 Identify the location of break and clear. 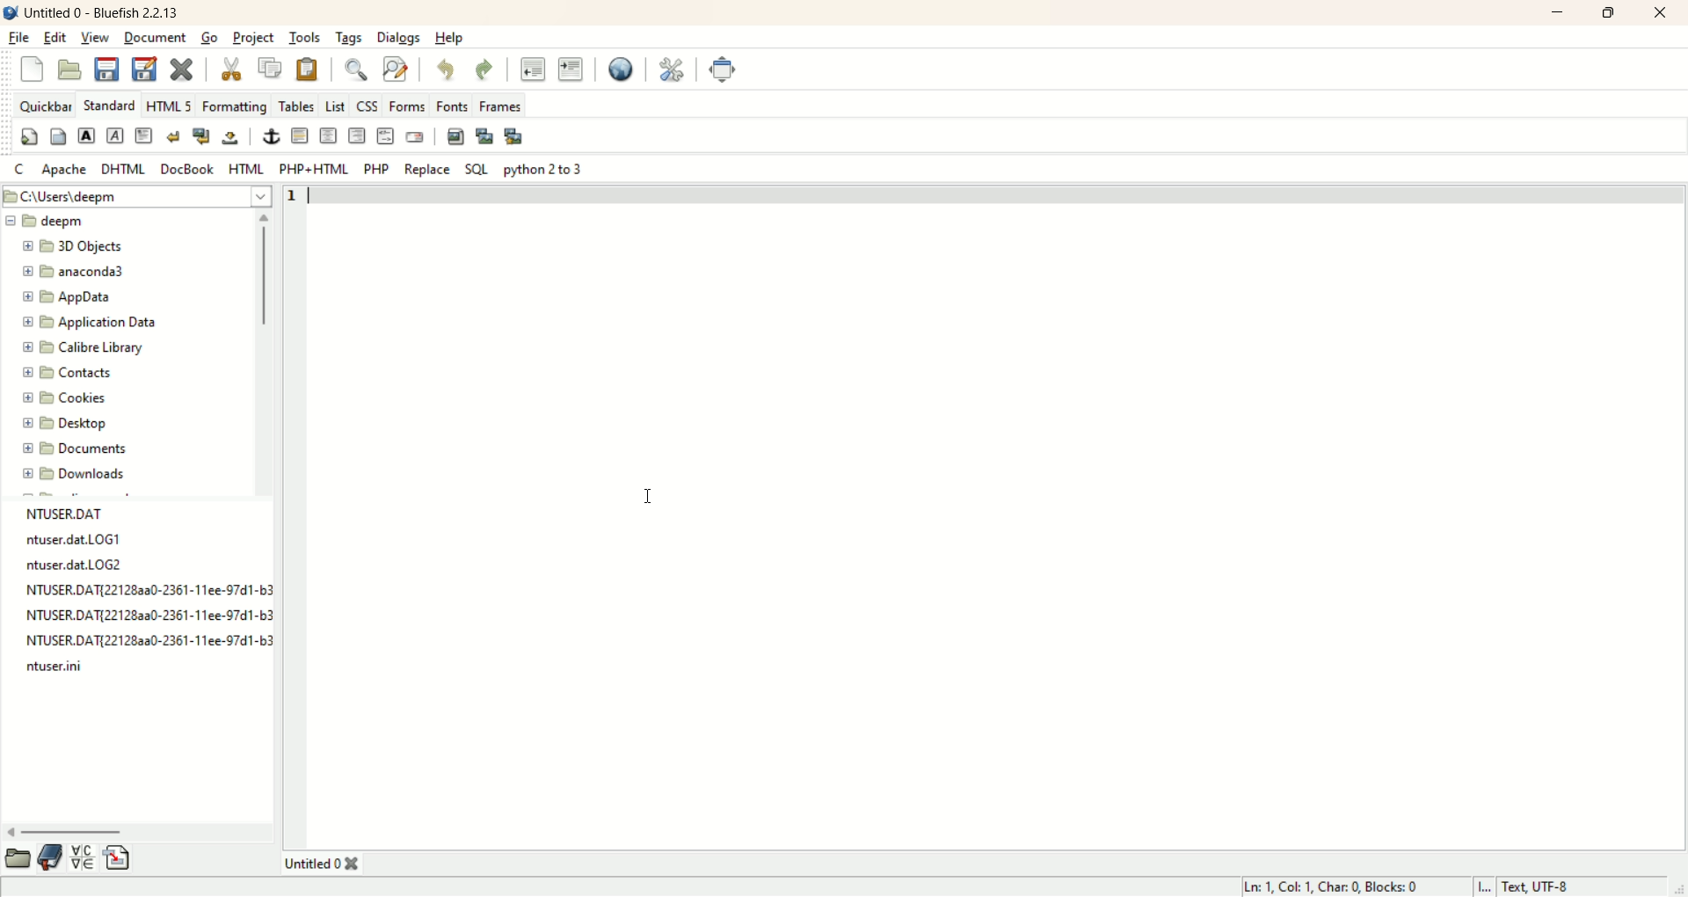
(200, 137).